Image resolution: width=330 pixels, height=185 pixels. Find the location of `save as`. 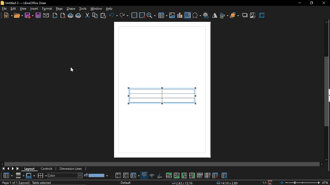

save as is located at coordinates (38, 15).